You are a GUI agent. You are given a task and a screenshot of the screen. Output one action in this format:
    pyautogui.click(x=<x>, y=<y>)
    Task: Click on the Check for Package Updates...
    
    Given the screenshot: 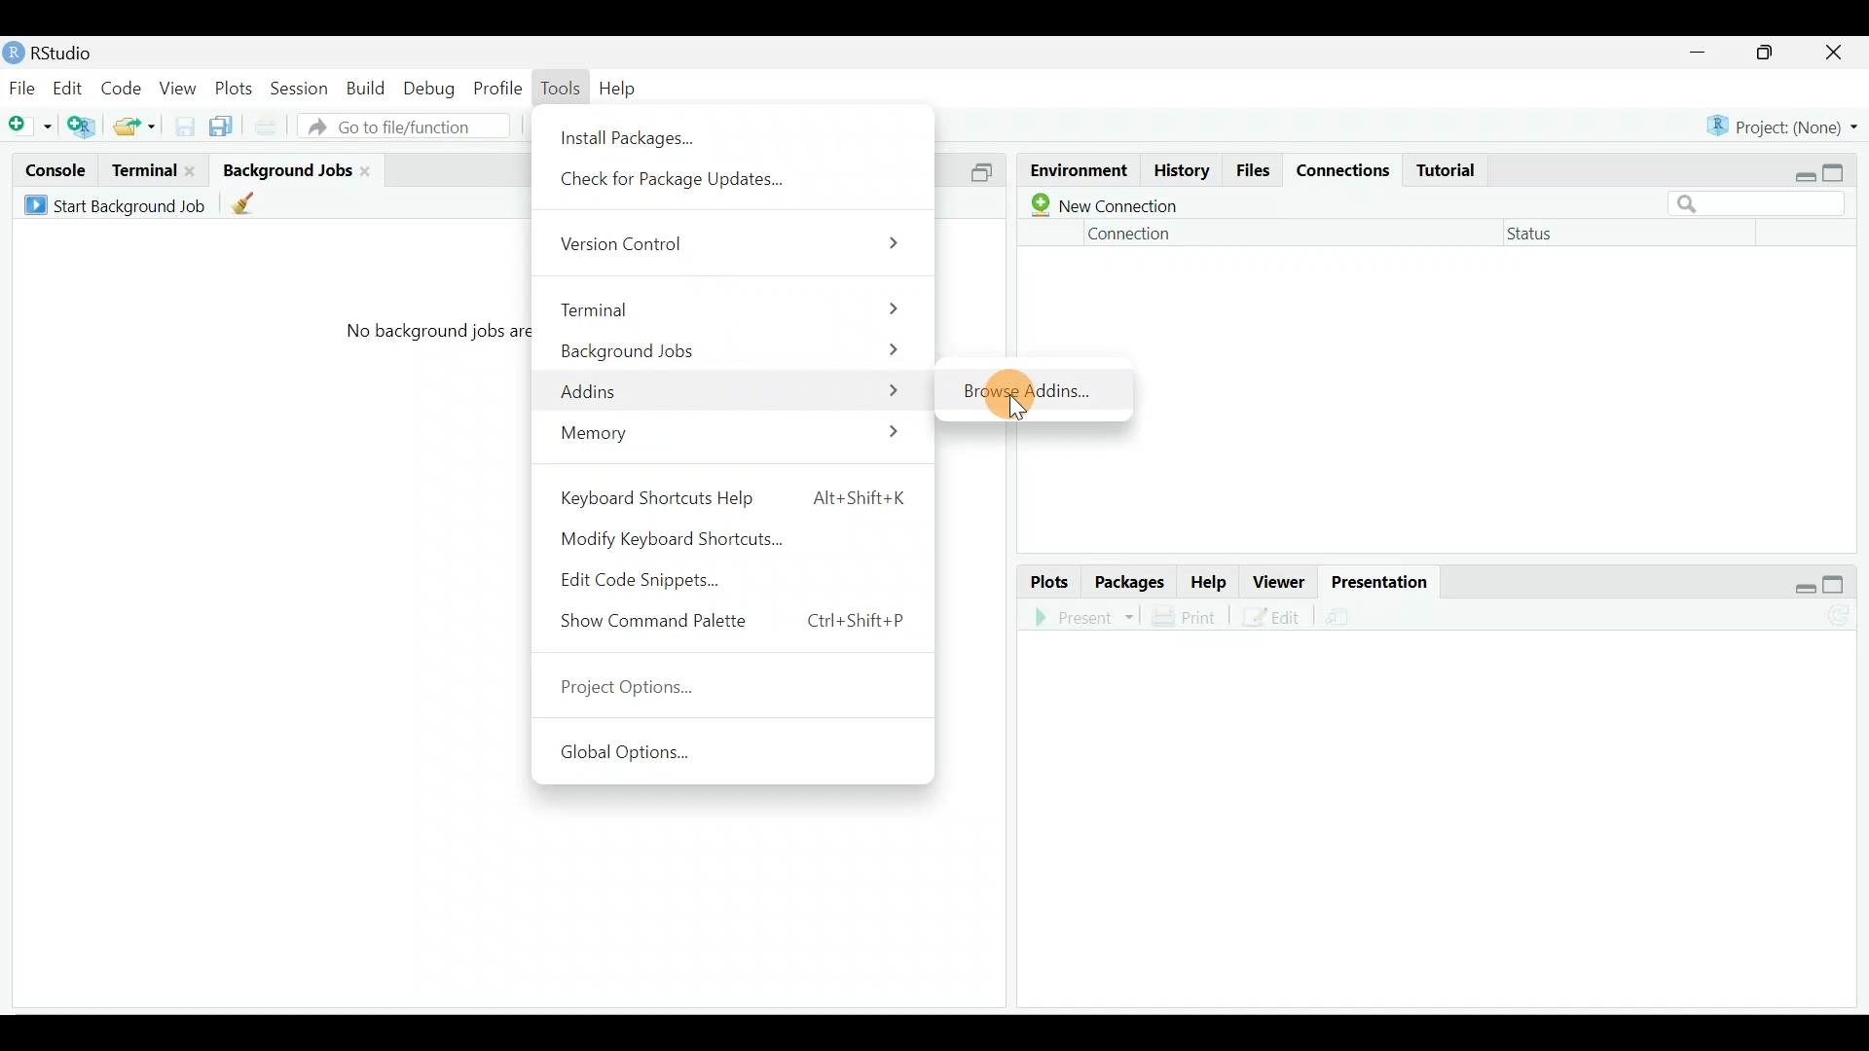 What is the action you would take?
    pyautogui.click(x=683, y=183)
    